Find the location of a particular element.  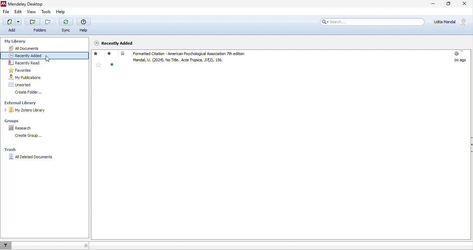

all documents is located at coordinates (25, 49).